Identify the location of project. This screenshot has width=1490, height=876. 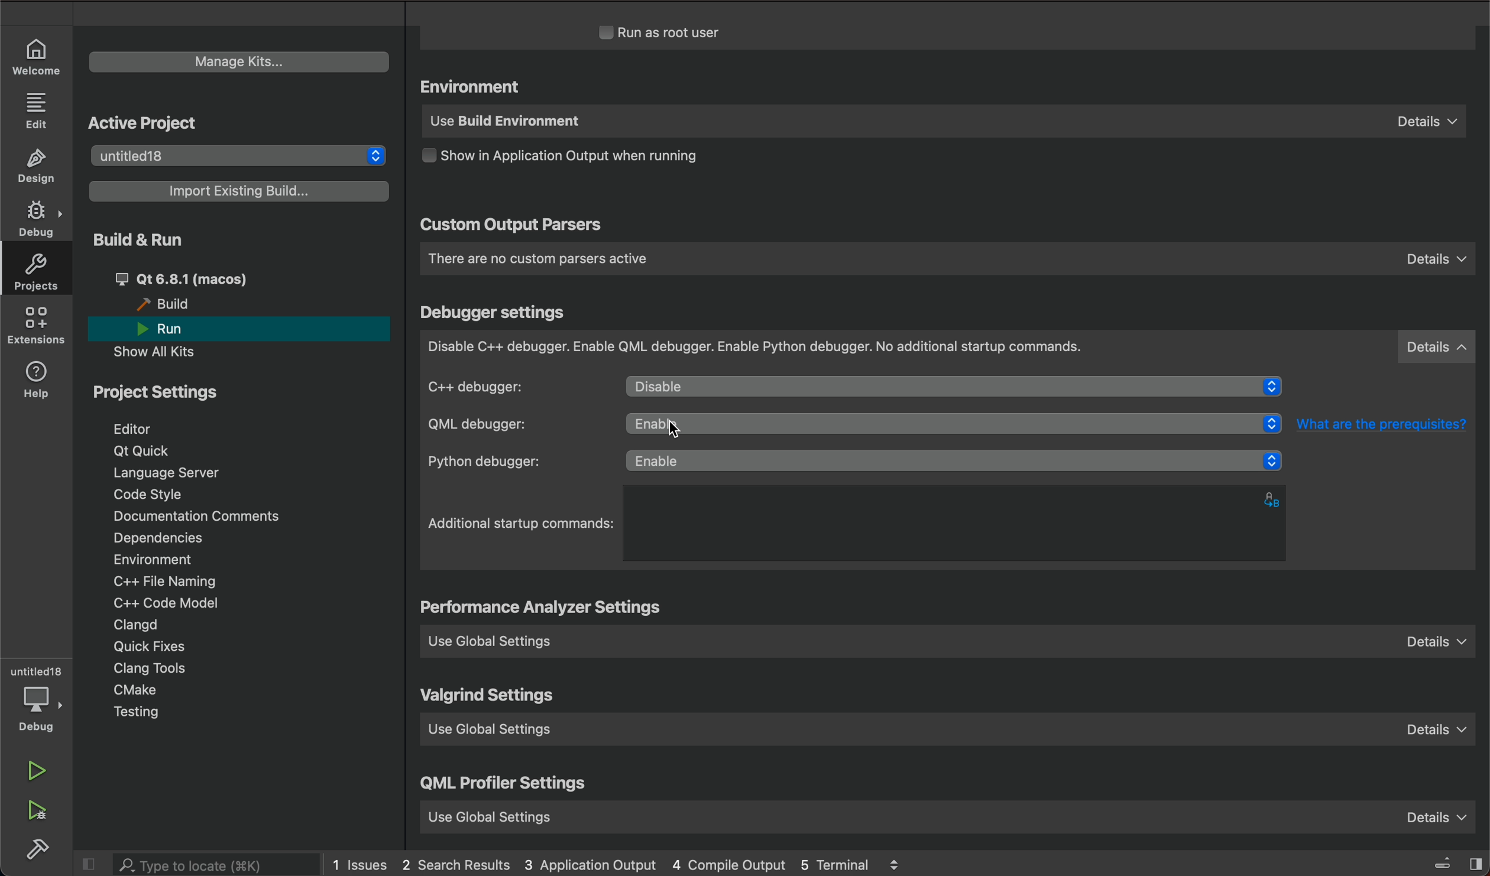
(163, 396).